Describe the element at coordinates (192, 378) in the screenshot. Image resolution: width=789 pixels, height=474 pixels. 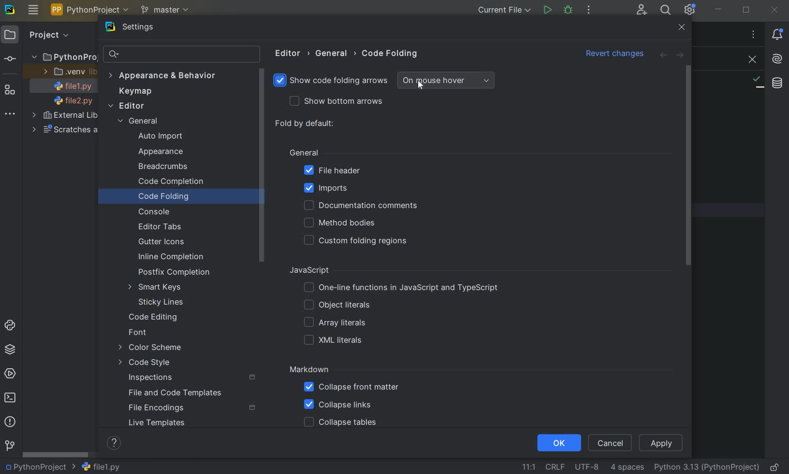
I see `INSPECTIONS` at that location.